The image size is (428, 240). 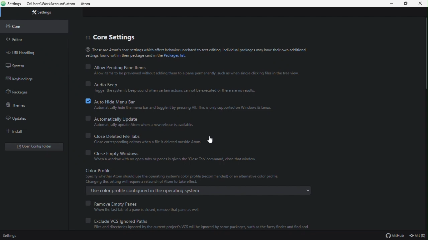 What do you see at coordinates (418, 236) in the screenshot?
I see `git` at bounding box center [418, 236].